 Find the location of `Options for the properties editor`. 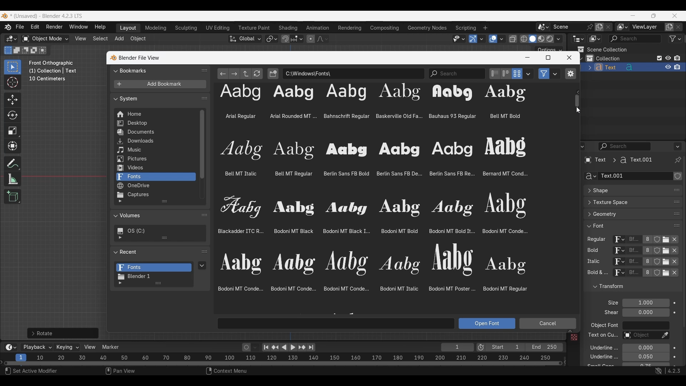

Options for the properties editor is located at coordinates (678, 146).